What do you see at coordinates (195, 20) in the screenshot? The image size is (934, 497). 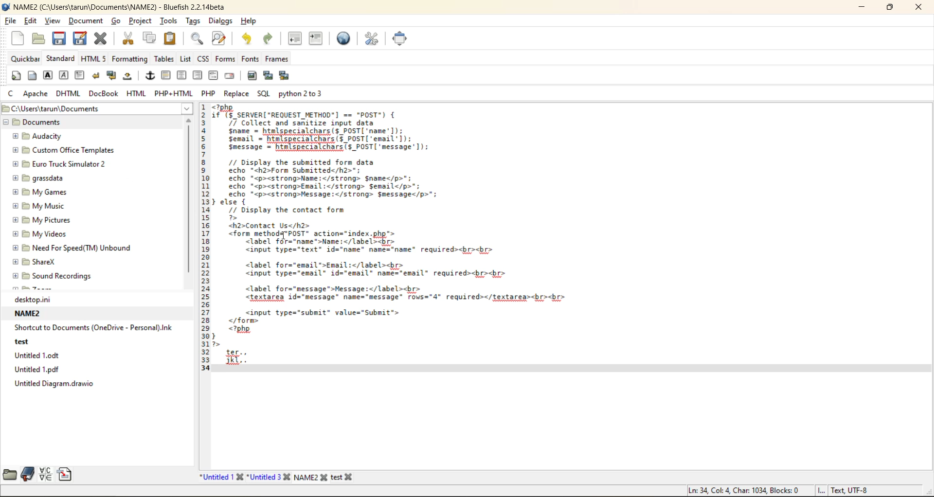 I see `tags` at bounding box center [195, 20].